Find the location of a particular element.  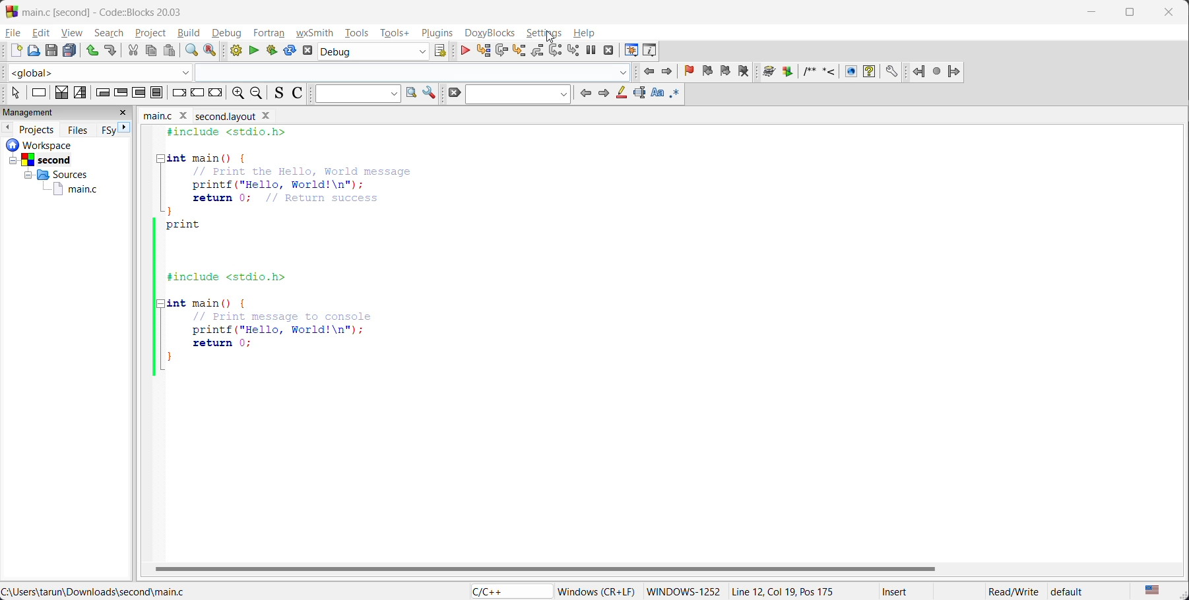

view is located at coordinates (71, 32).